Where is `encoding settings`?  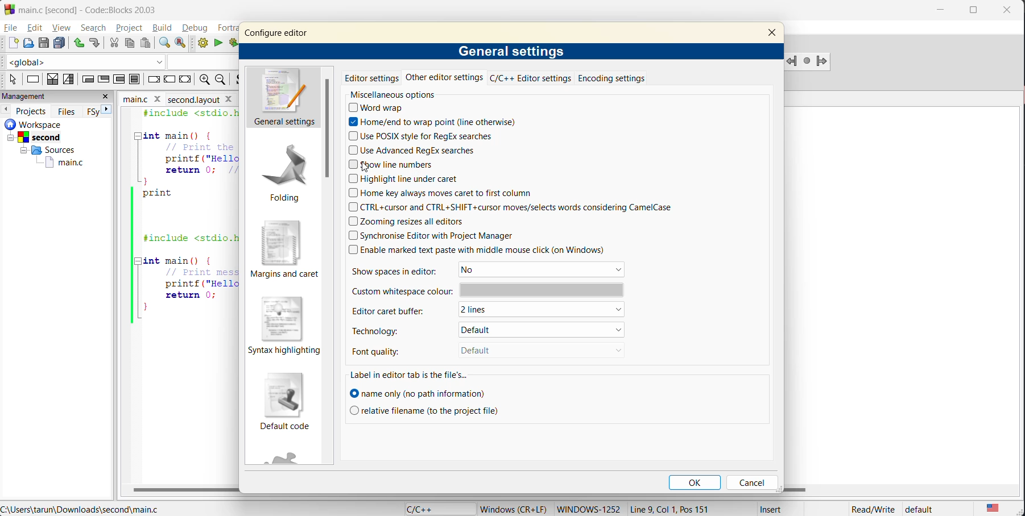
encoding settings is located at coordinates (614, 79).